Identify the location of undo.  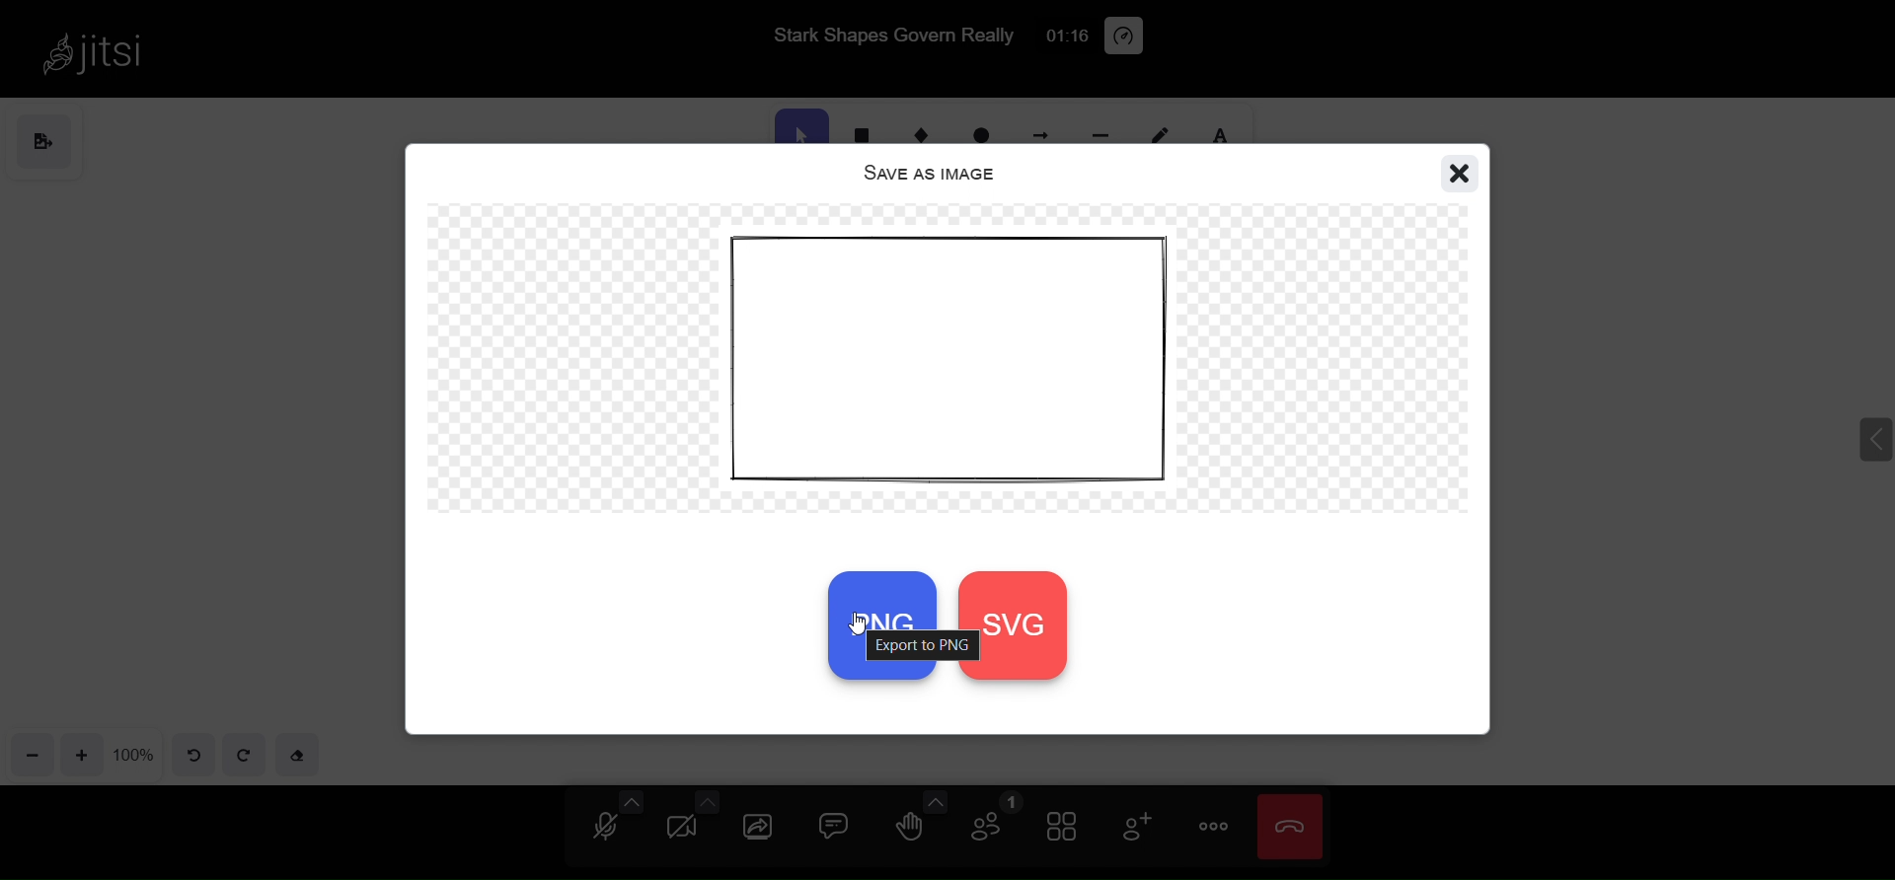
(190, 754).